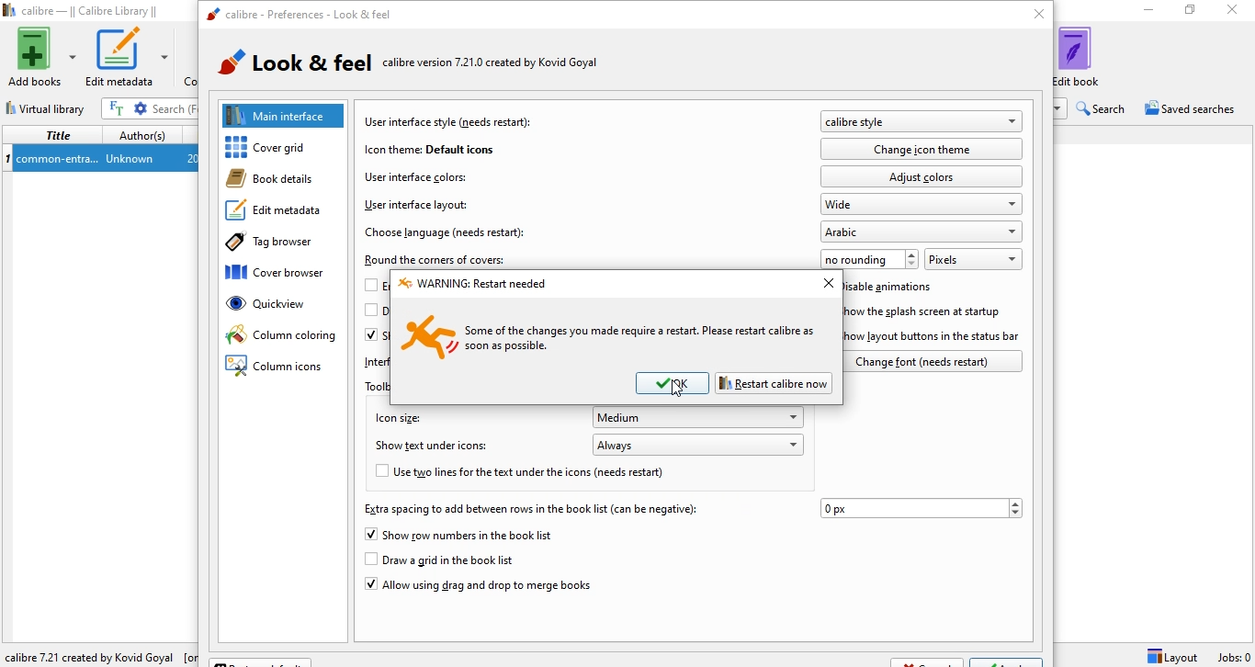  Describe the element at coordinates (870, 258) in the screenshot. I see `no rounding` at that location.